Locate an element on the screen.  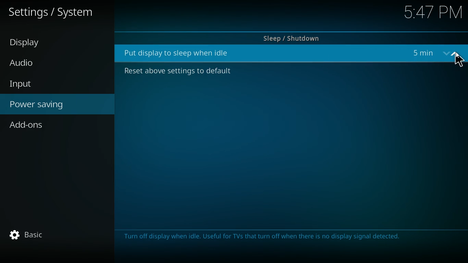
input is located at coordinates (48, 84).